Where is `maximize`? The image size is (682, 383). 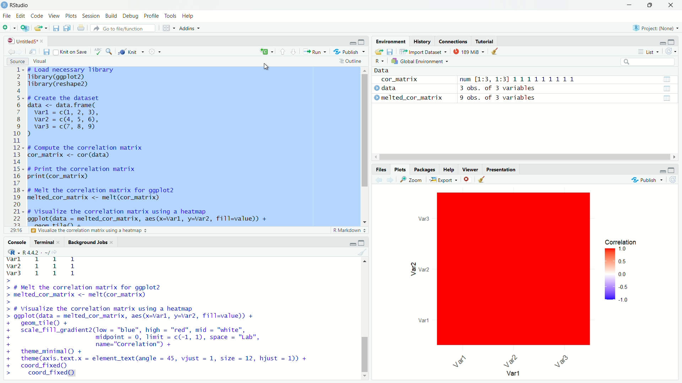 maximize is located at coordinates (672, 42).